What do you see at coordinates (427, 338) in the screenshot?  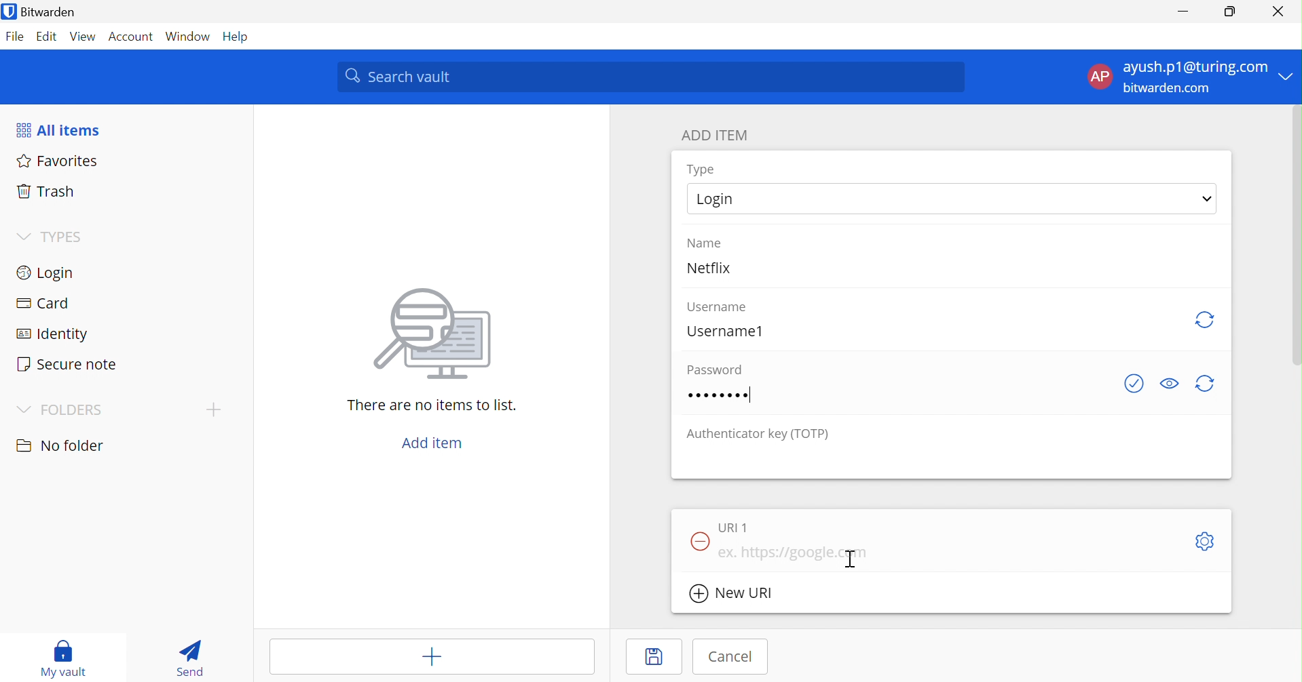 I see `image` at bounding box center [427, 338].